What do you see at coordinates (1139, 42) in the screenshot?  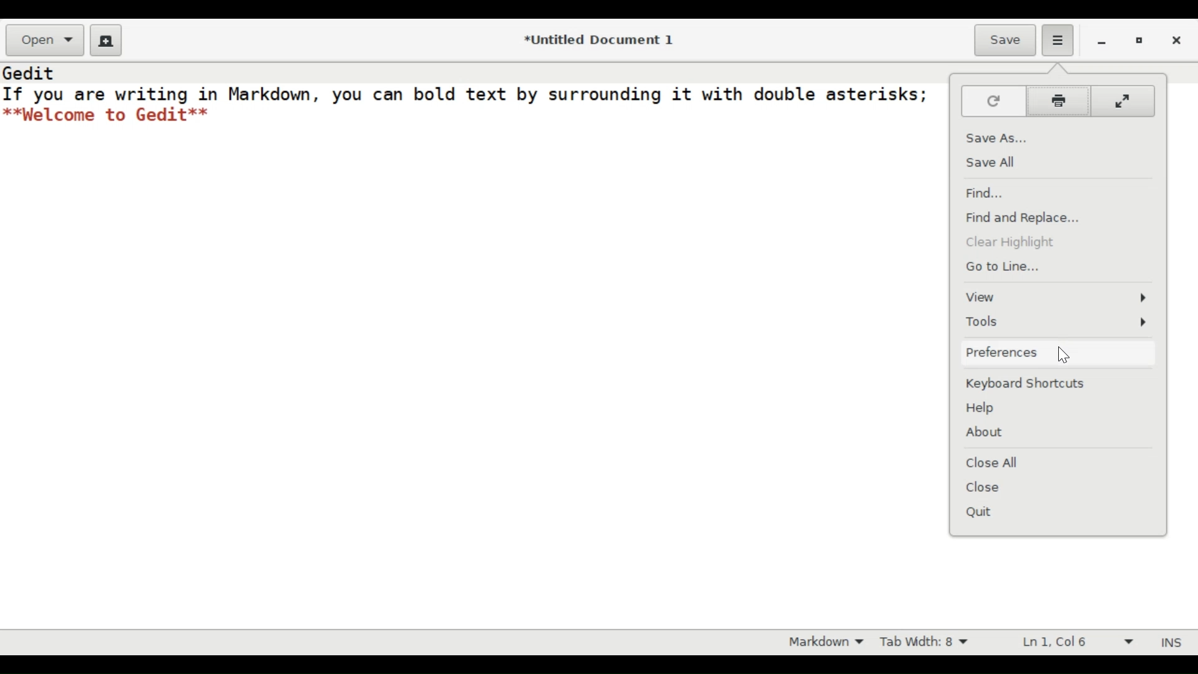 I see `restore` at bounding box center [1139, 42].